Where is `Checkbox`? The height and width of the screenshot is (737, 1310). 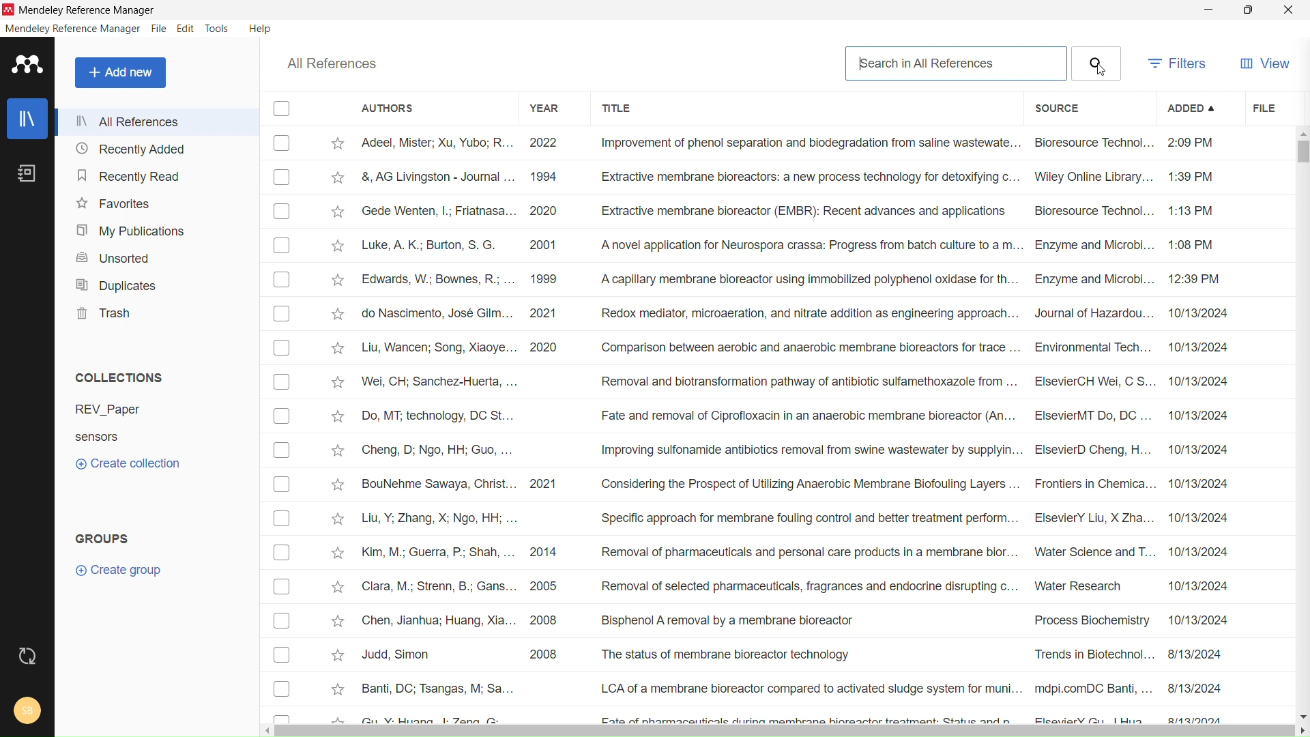
Checkbox is located at coordinates (281, 689).